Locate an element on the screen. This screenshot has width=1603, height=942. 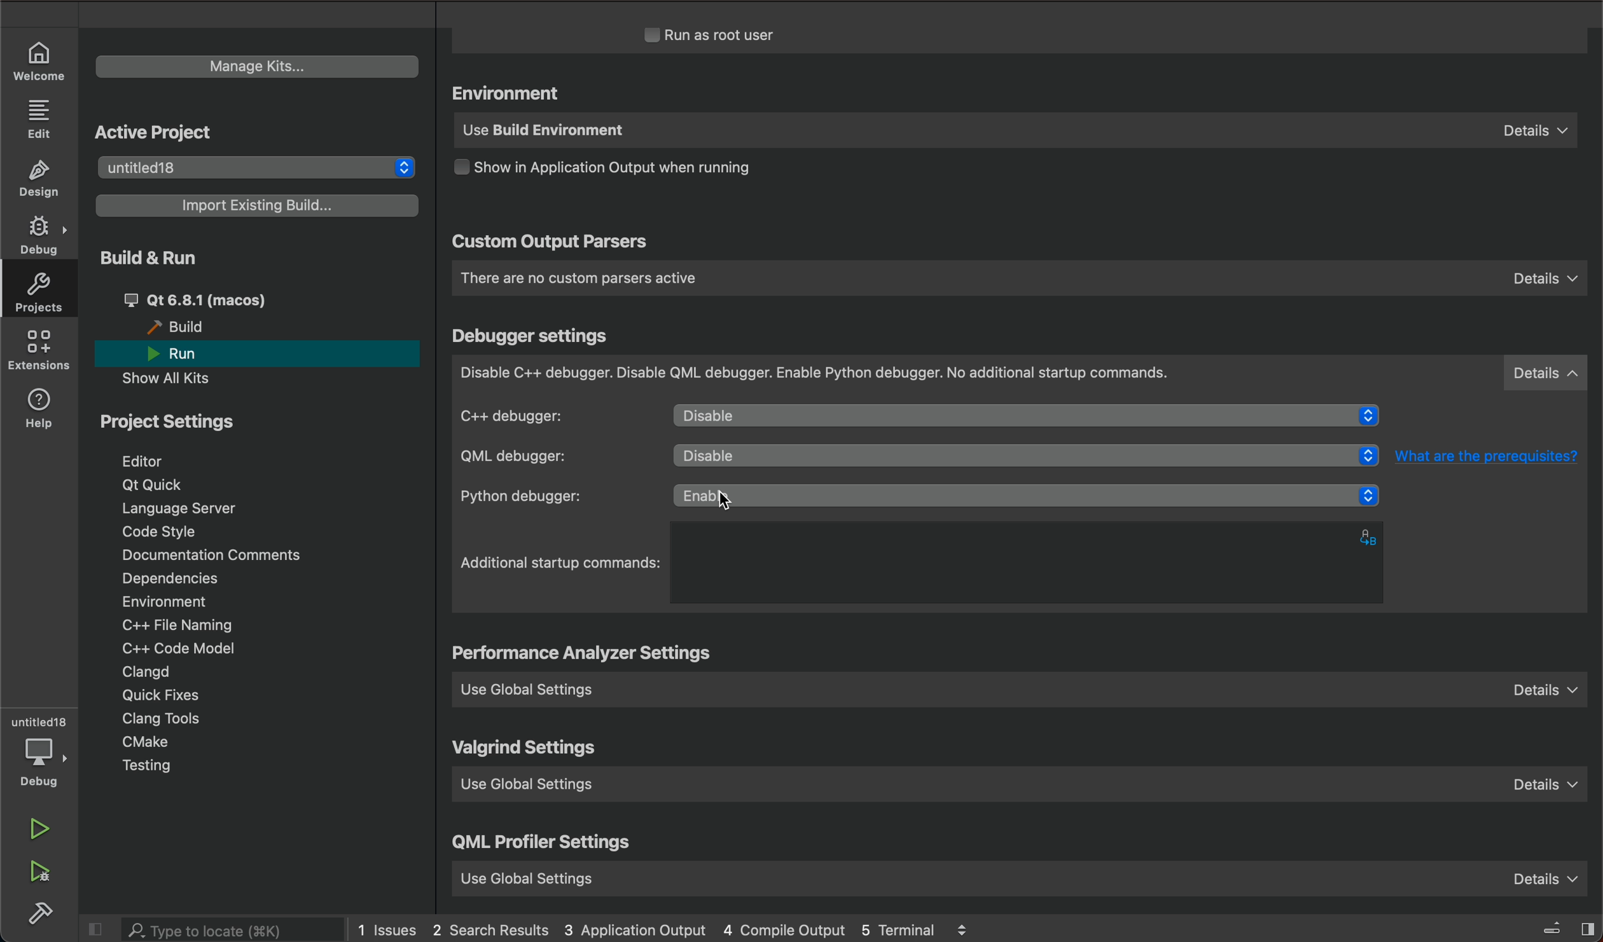
build and run is located at coordinates (146, 257).